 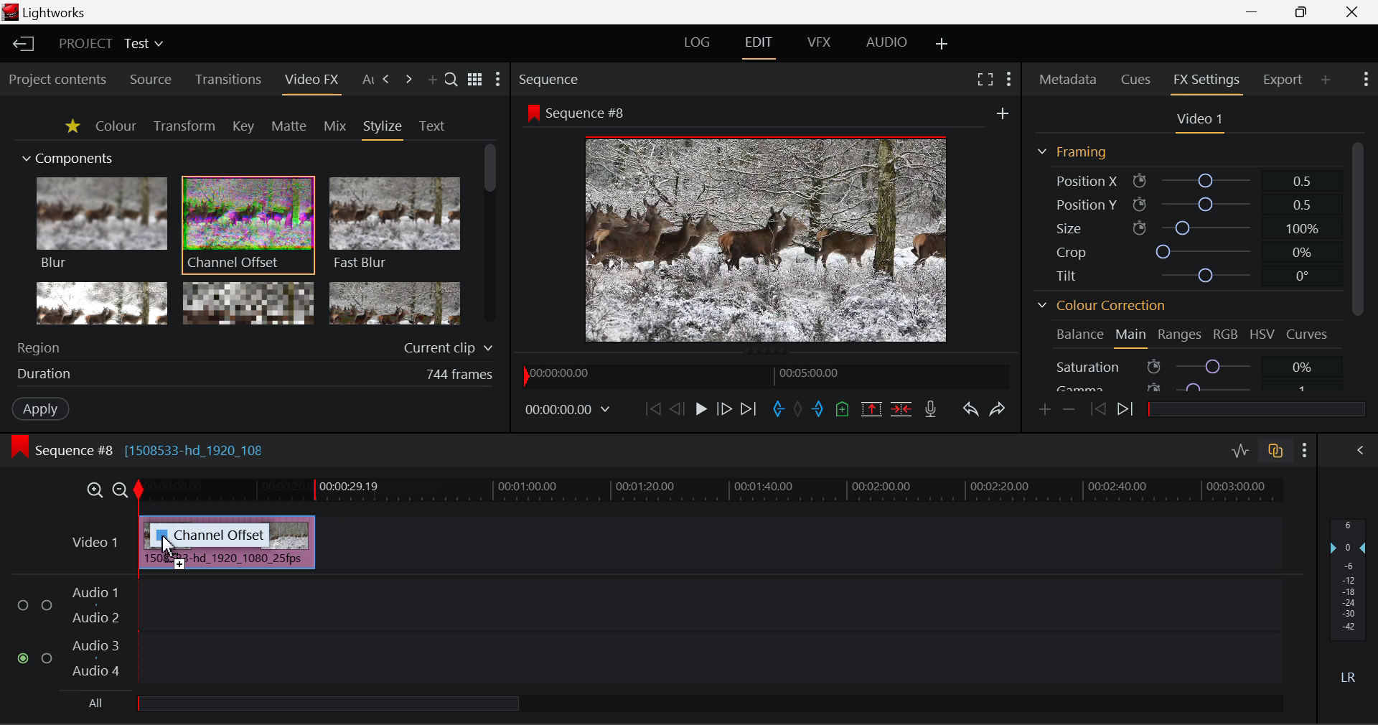 What do you see at coordinates (242, 127) in the screenshot?
I see `Key` at bounding box center [242, 127].